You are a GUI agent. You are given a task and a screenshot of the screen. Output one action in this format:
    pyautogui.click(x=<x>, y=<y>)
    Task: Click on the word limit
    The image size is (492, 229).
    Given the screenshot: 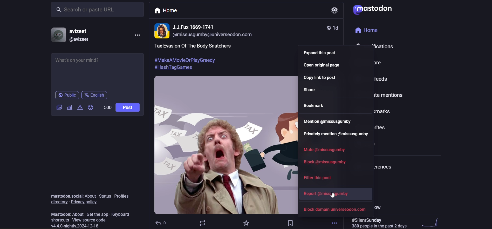 What is the action you would take?
    pyautogui.click(x=107, y=107)
    